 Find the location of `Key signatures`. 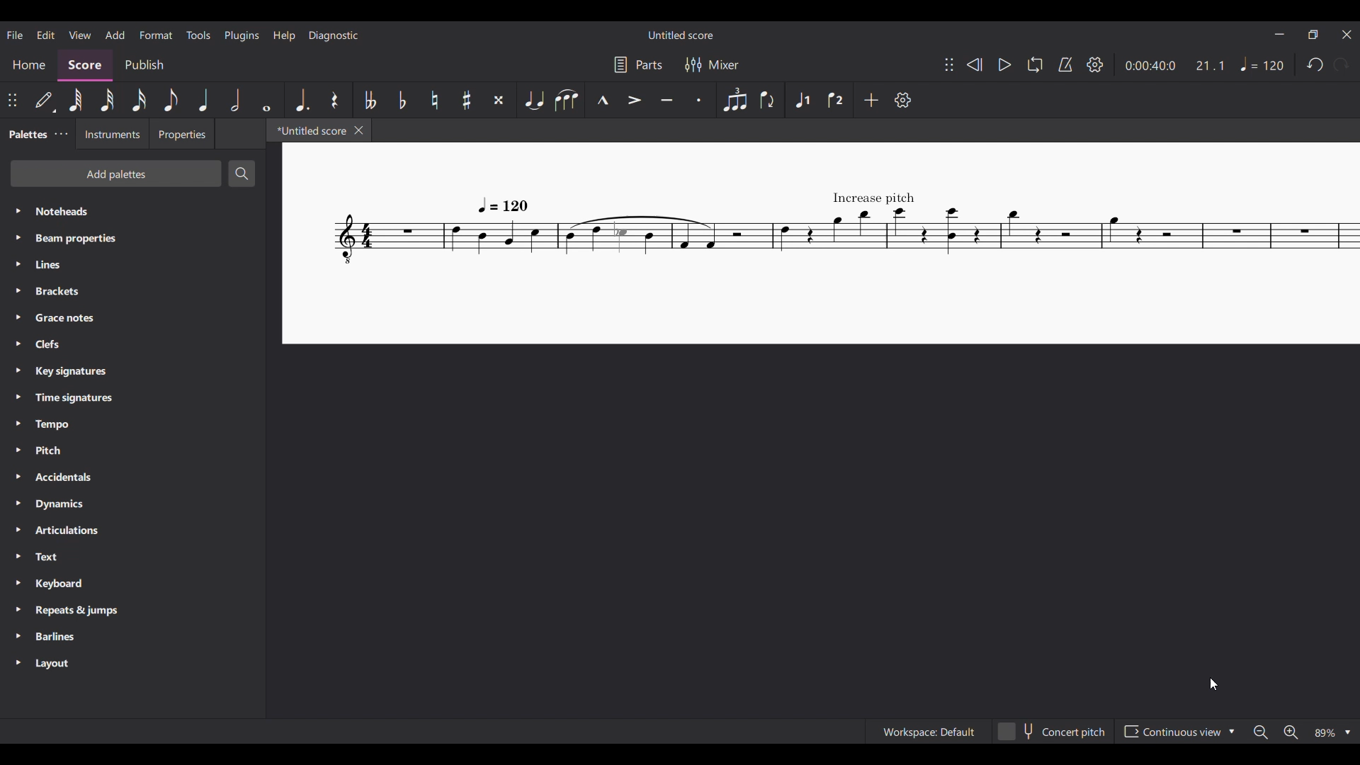

Key signatures is located at coordinates (133, 371).